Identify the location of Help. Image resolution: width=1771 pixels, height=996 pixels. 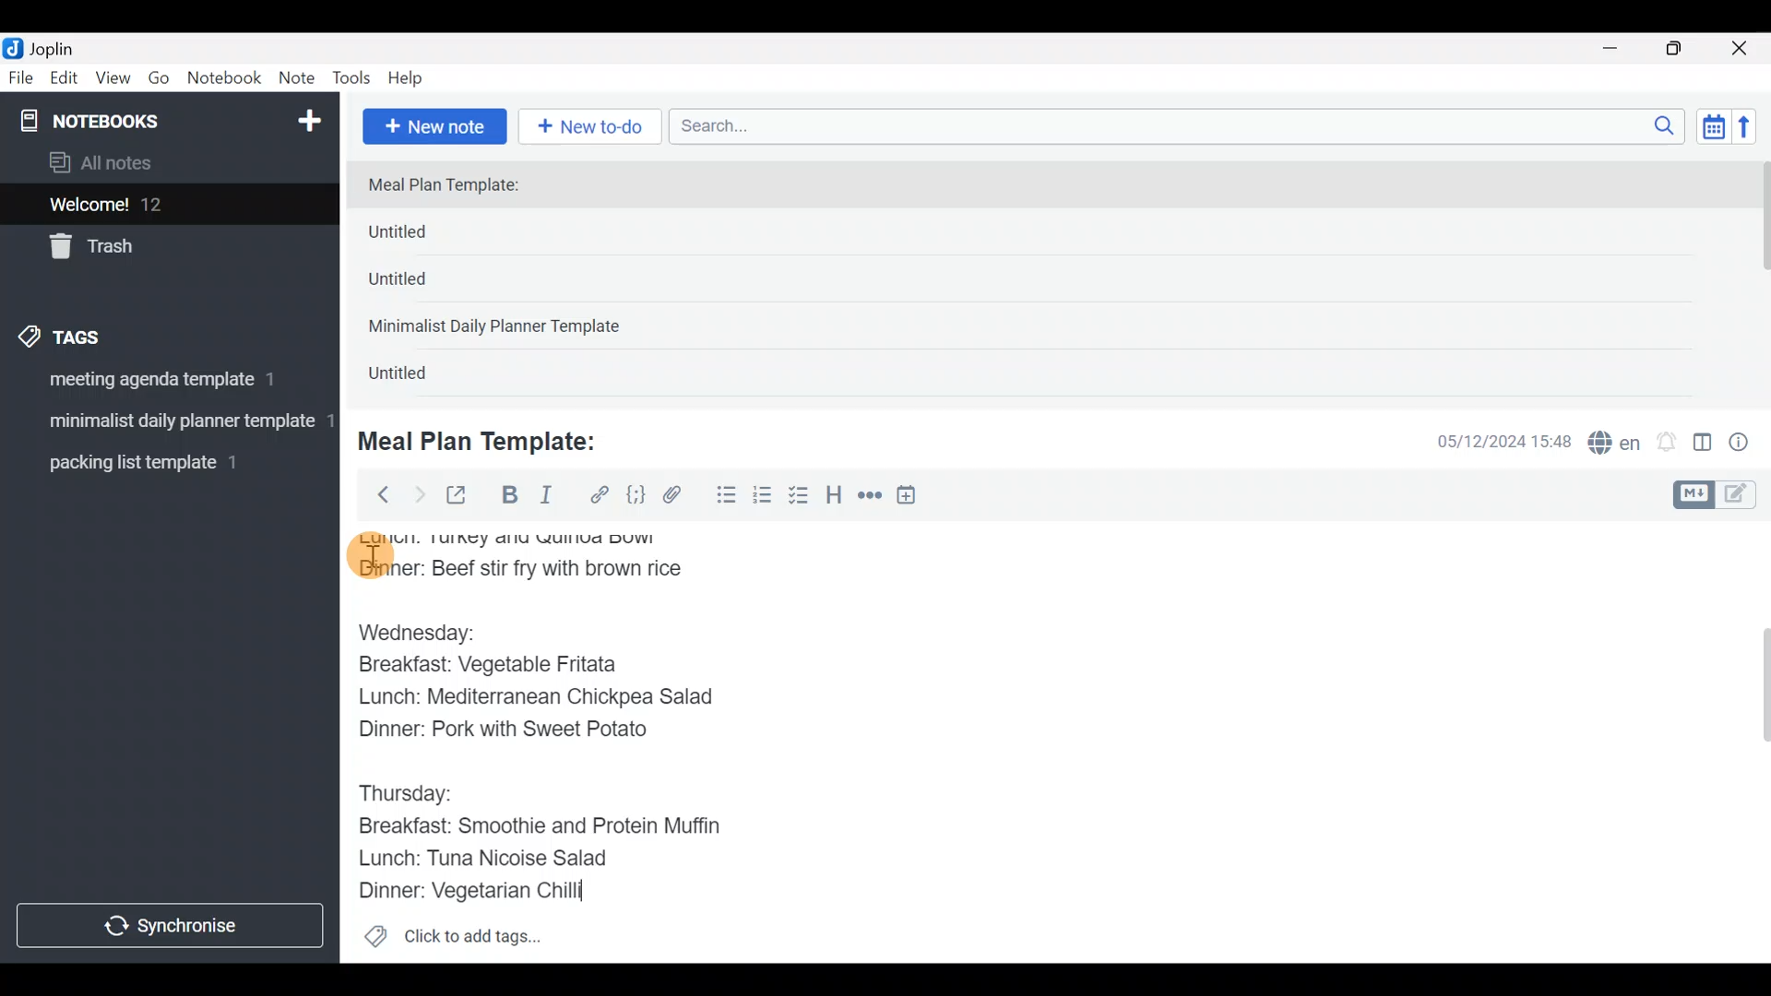
(412, 75).